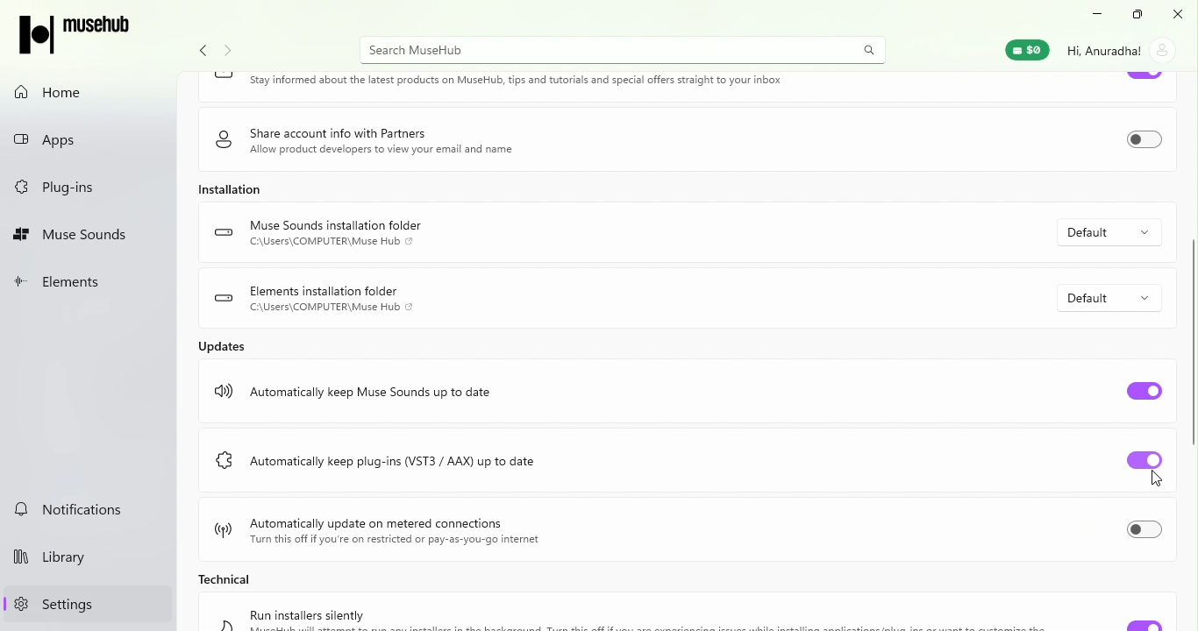 This screenshot has width=1198, height=631. I want to click on Automatically keep Muse Sounds up to date, so click(374, 393).